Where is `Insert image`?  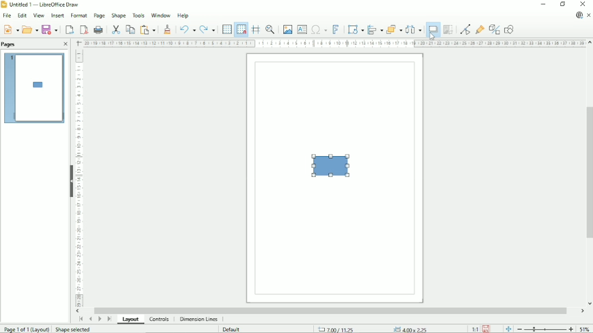
Insert image is located at coordinates (287, 29).